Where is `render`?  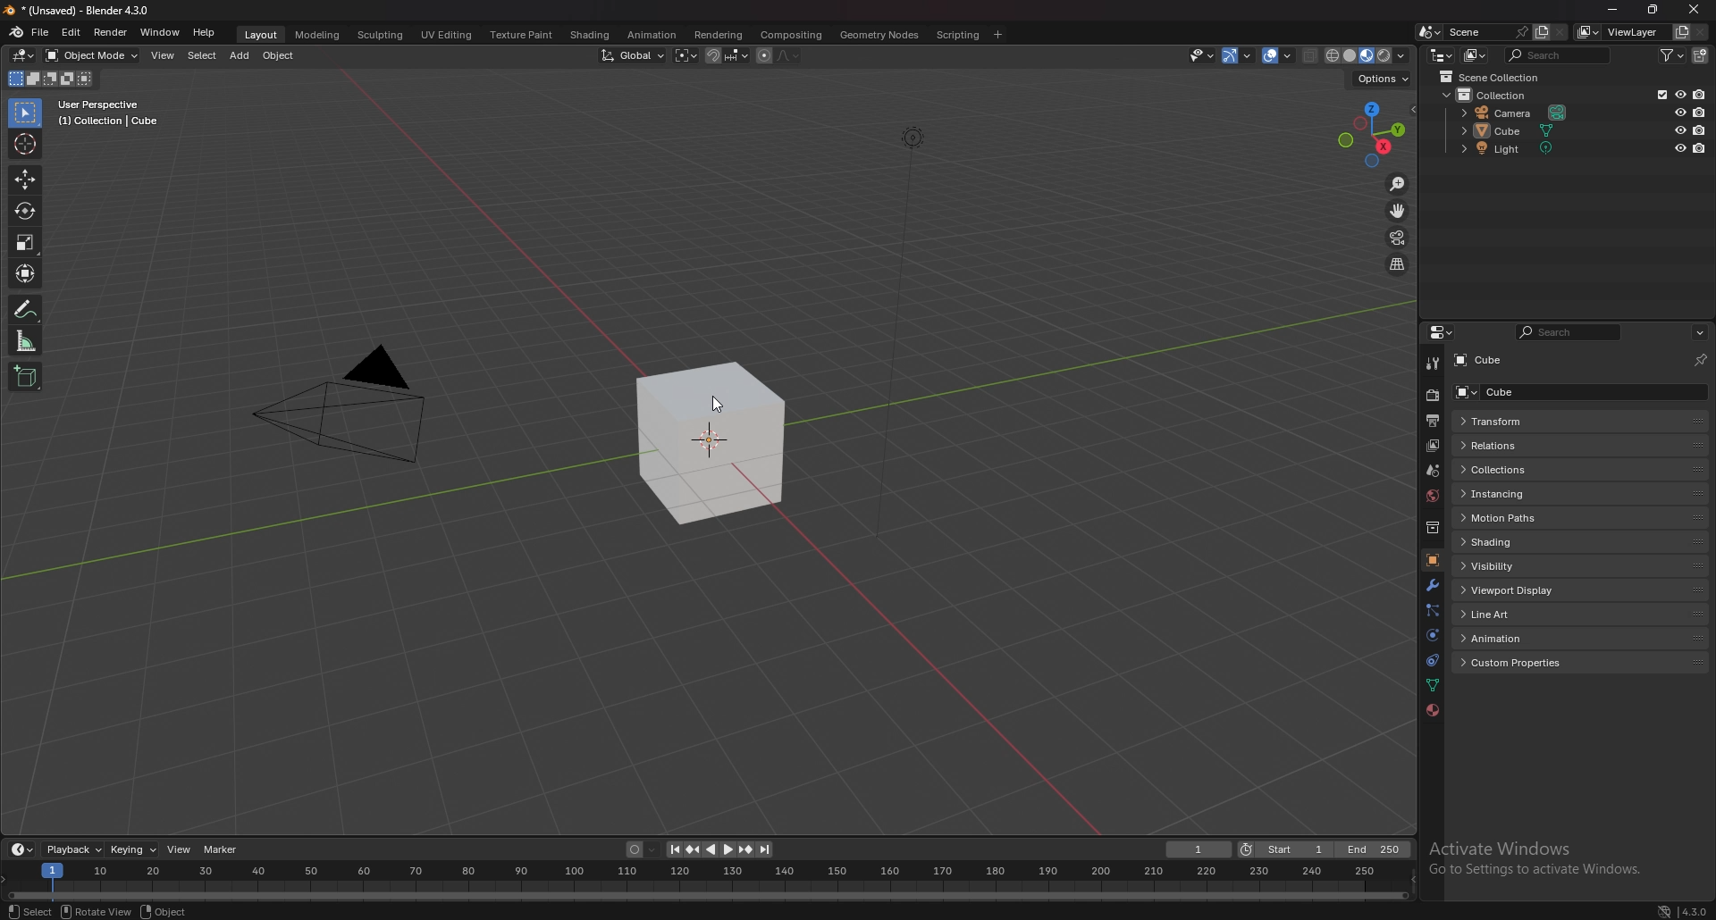
render is located at coordinates (1432, 395).